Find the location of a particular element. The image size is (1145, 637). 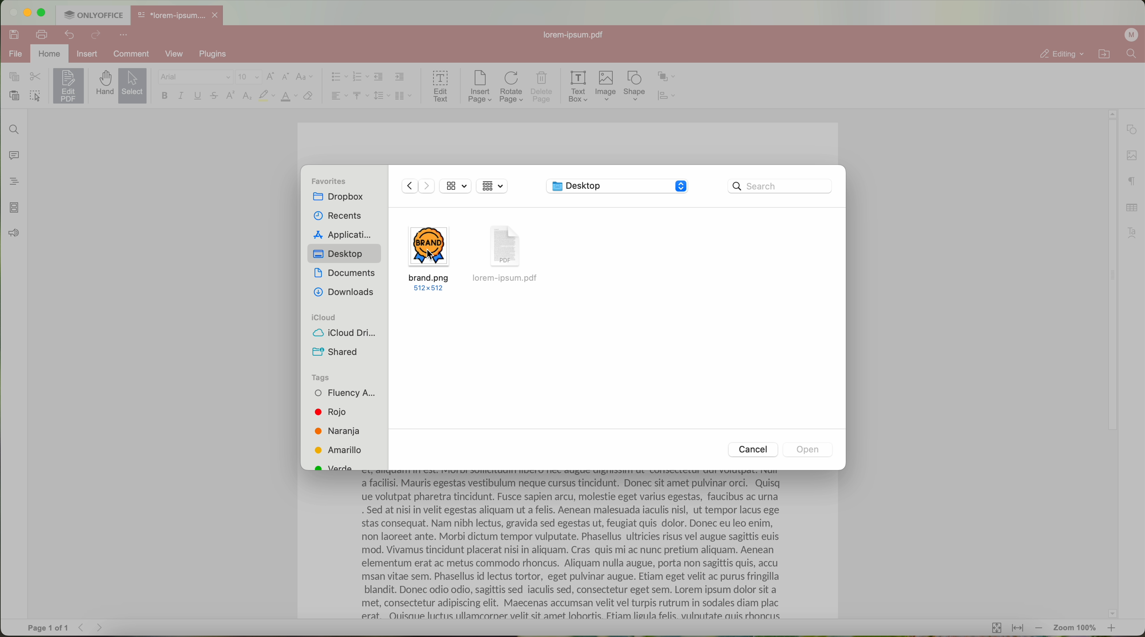

save is located at coordinates (12, 34).